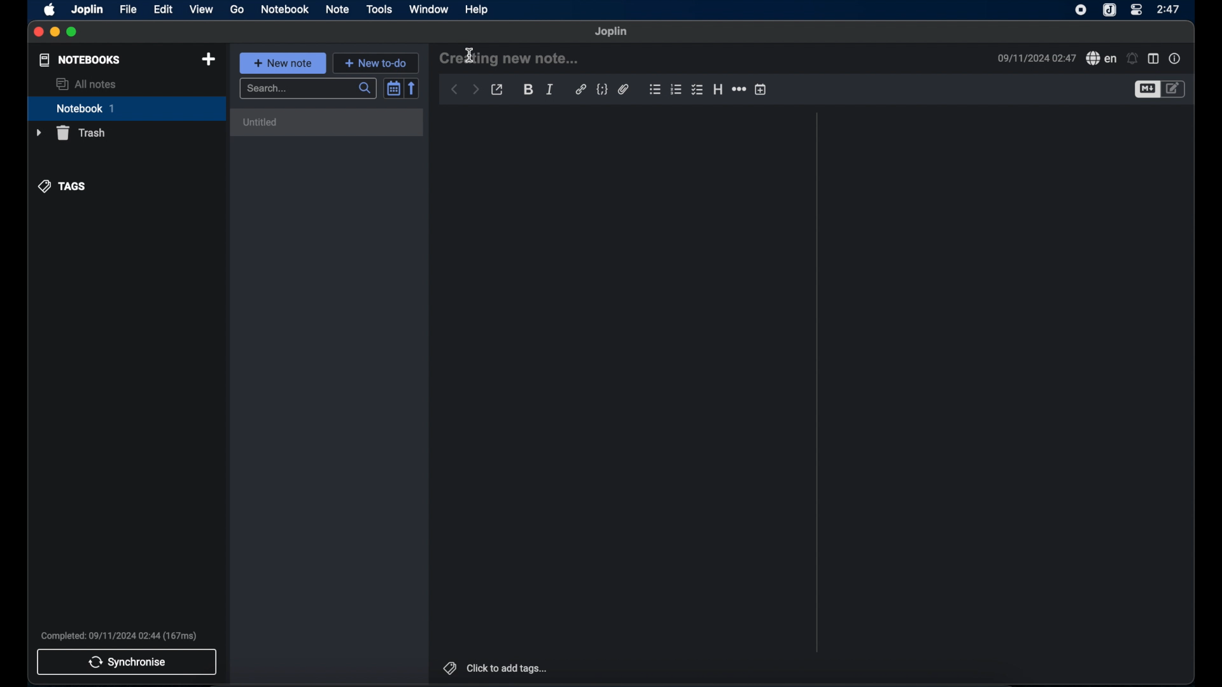  I want to click on new note, so click(283, 63).